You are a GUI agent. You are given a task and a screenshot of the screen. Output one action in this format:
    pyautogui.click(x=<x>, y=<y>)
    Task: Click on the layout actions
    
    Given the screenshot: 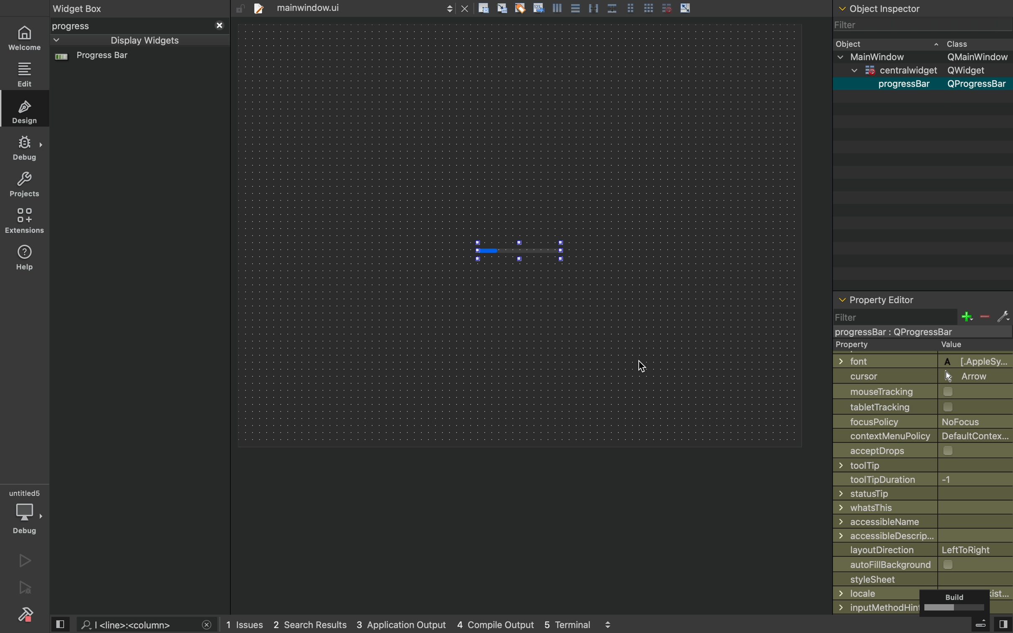 What is the action you would take?
    pyautogui.click(x=624, y=8)
    